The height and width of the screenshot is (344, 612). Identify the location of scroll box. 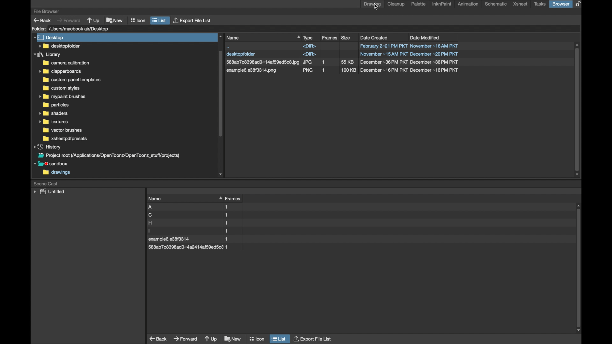
(578, 110).